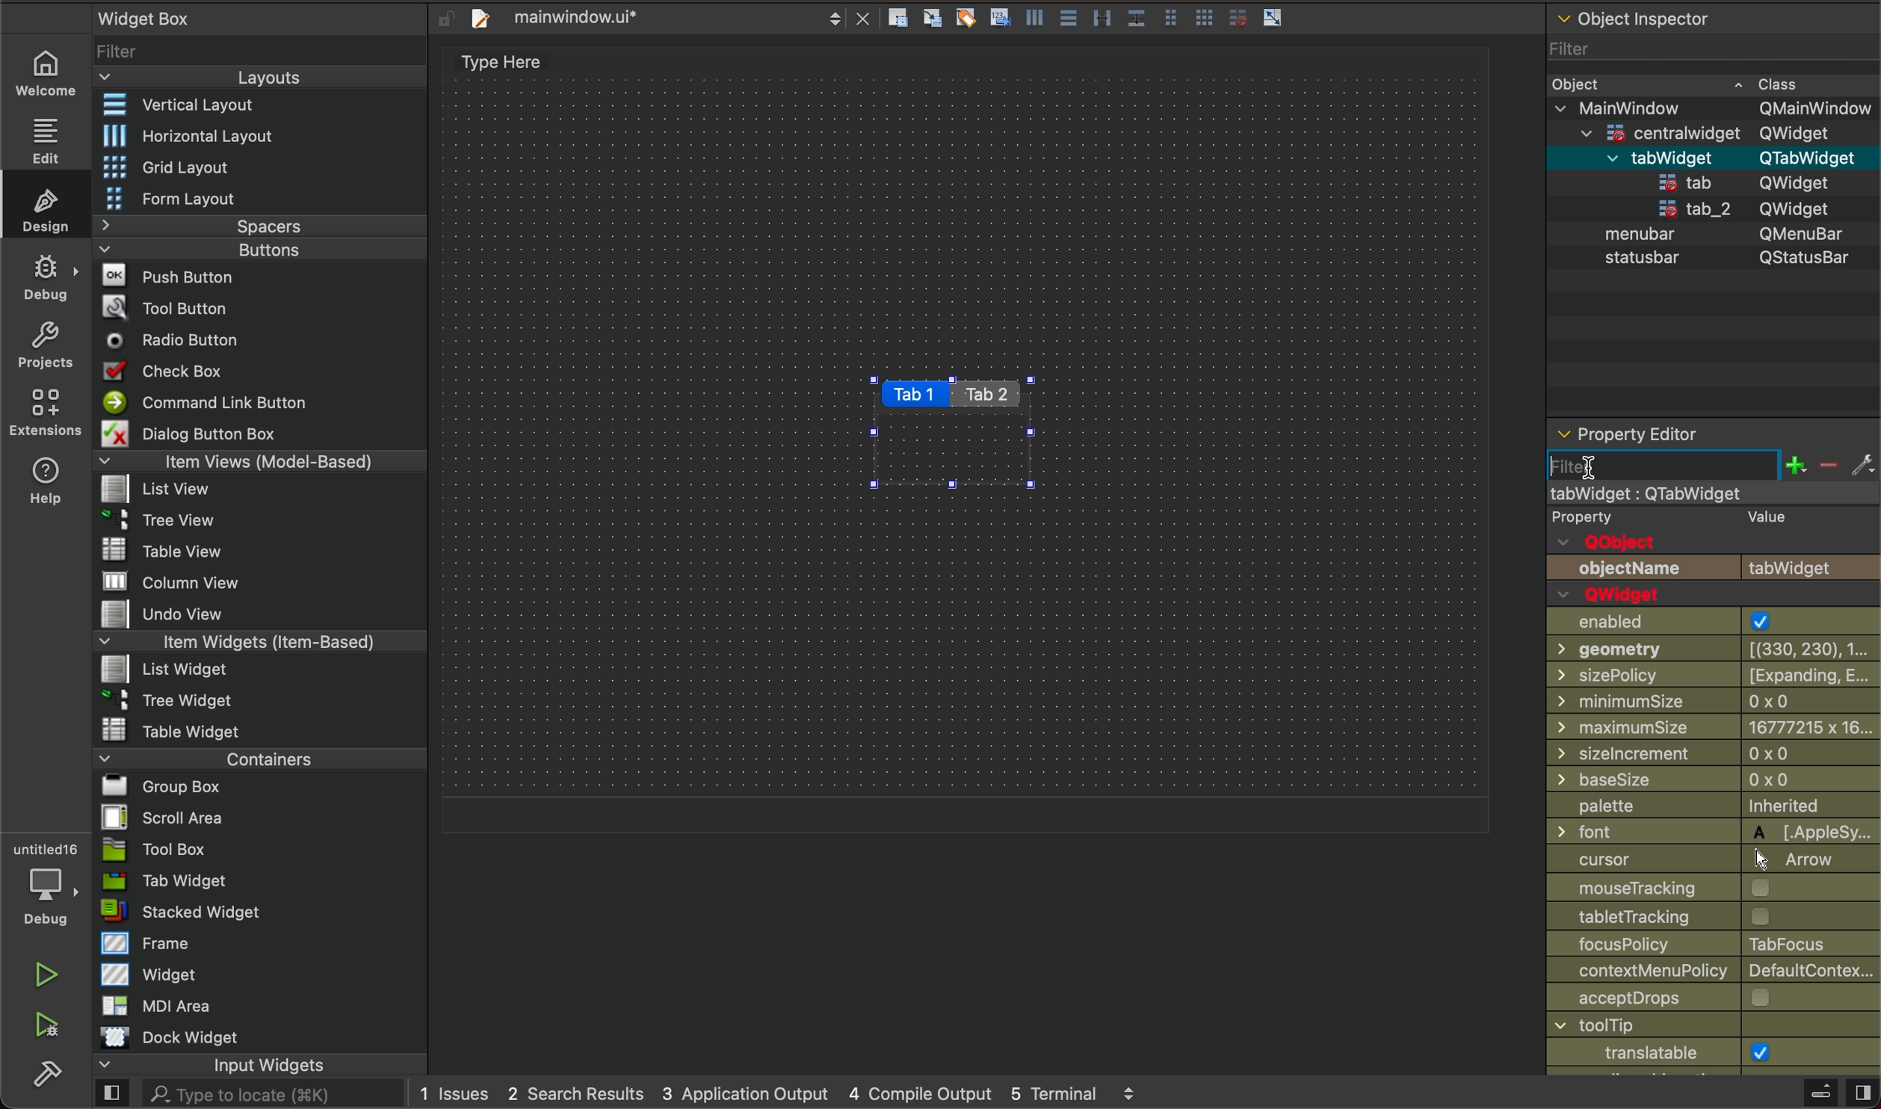 This screenshot has width=1881, height=1109. What do you see at coordinates (1697, 430) in the screenshot?
I see `property editor` at bounding box center [1697, 430].